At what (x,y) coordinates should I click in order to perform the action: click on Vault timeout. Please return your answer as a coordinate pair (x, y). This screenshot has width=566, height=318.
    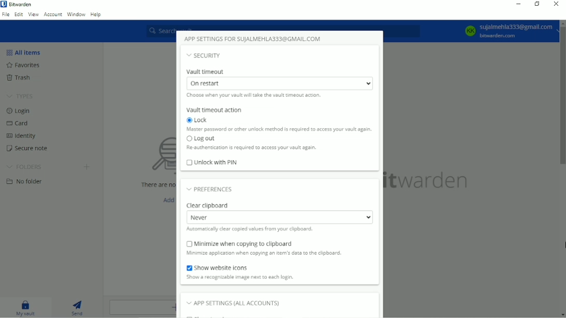
    Looking at the image, I should click on (207, 70).